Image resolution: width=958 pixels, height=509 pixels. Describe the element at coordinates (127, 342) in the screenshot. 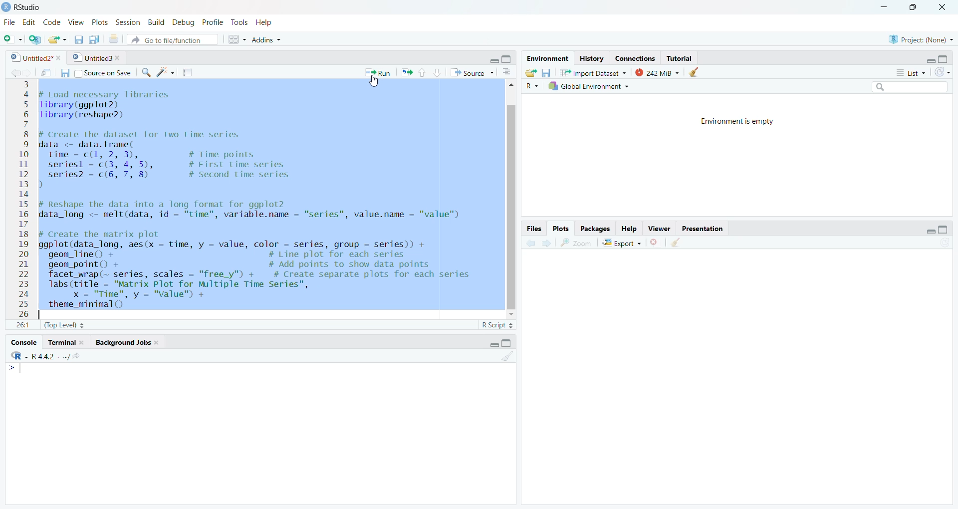

I see `Background Jobs` at that location.